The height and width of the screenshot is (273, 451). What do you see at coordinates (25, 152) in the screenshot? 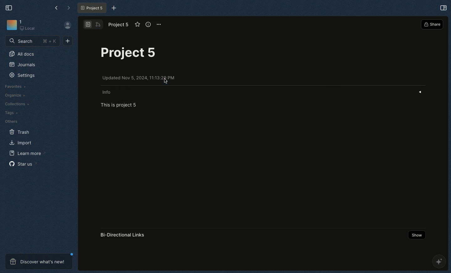
I see `Learn more` at bounding box center [25, 152].